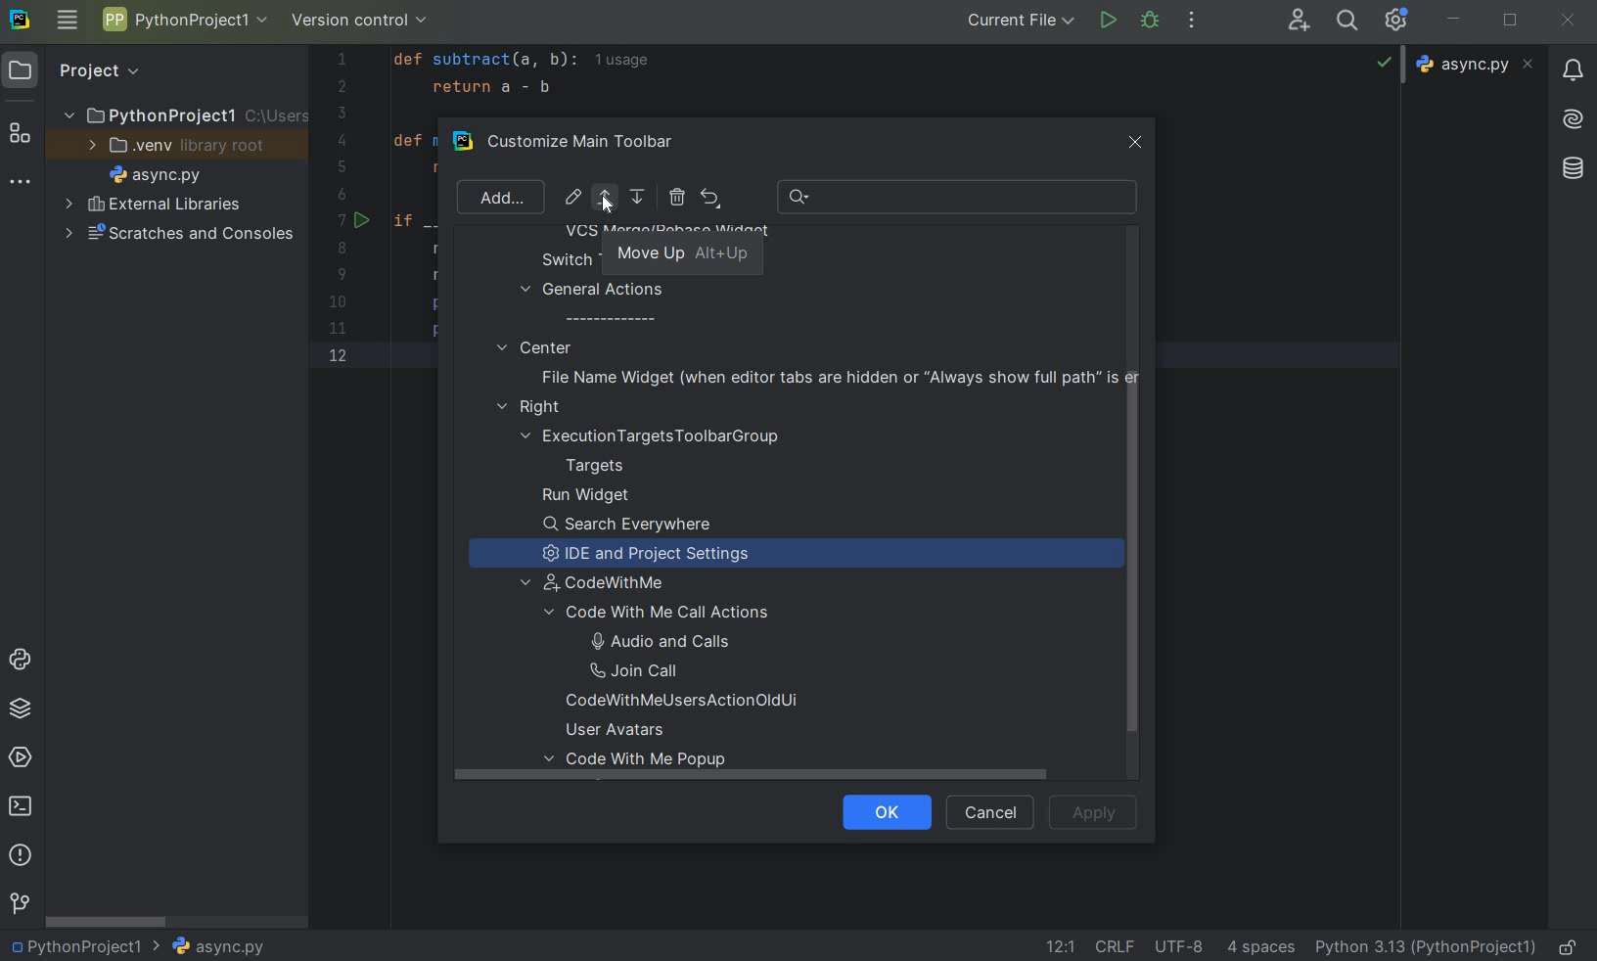 The height and width of the screenshot is (961, 1597). What do you see at coordinates (20, 711) in the screenshot?
I see `PYTHON PACKAGES` at bounding box center [20, 711].